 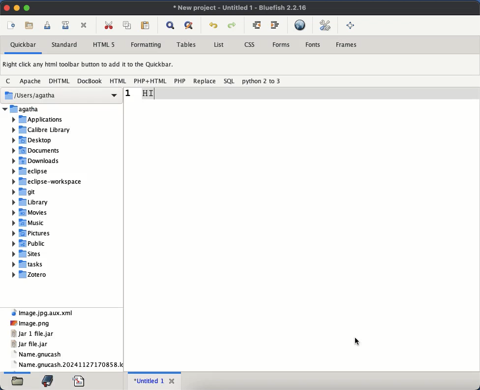 I want to click on Applications, so click(x=37, y=119).